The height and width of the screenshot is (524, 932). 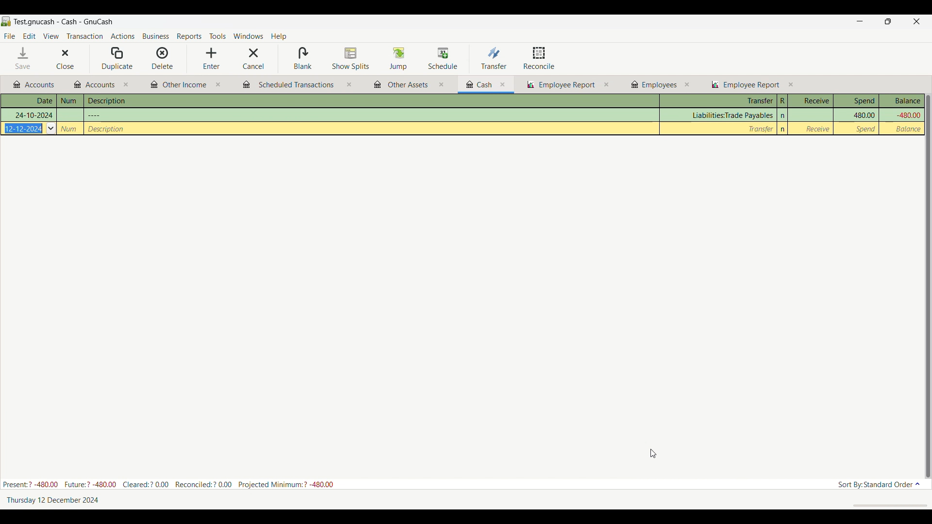 I want to click on Balance column, so click(x=907, y=115).